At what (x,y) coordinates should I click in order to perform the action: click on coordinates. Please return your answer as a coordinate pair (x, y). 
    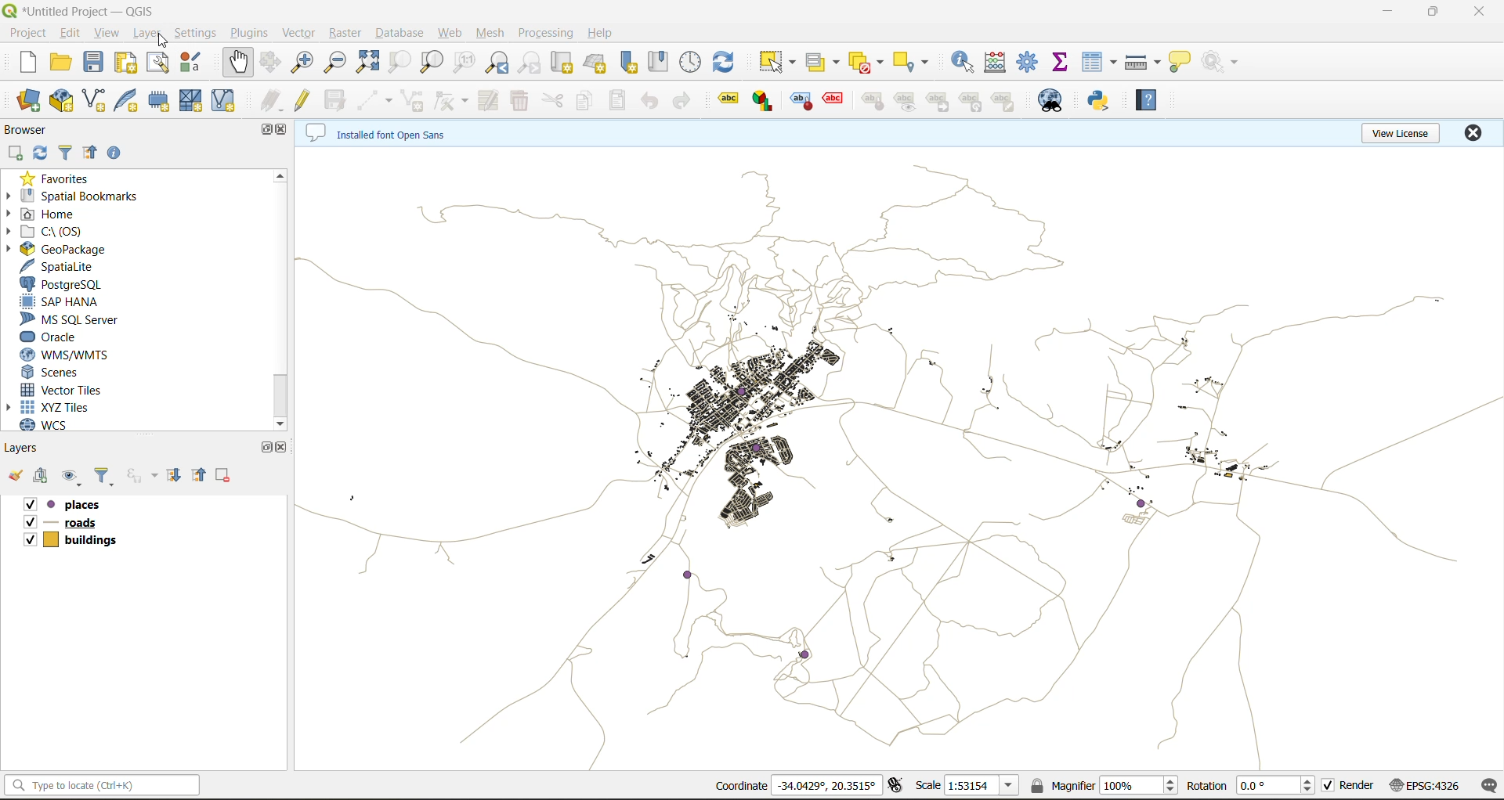
    Looking at the image, I should click on (794, 787).